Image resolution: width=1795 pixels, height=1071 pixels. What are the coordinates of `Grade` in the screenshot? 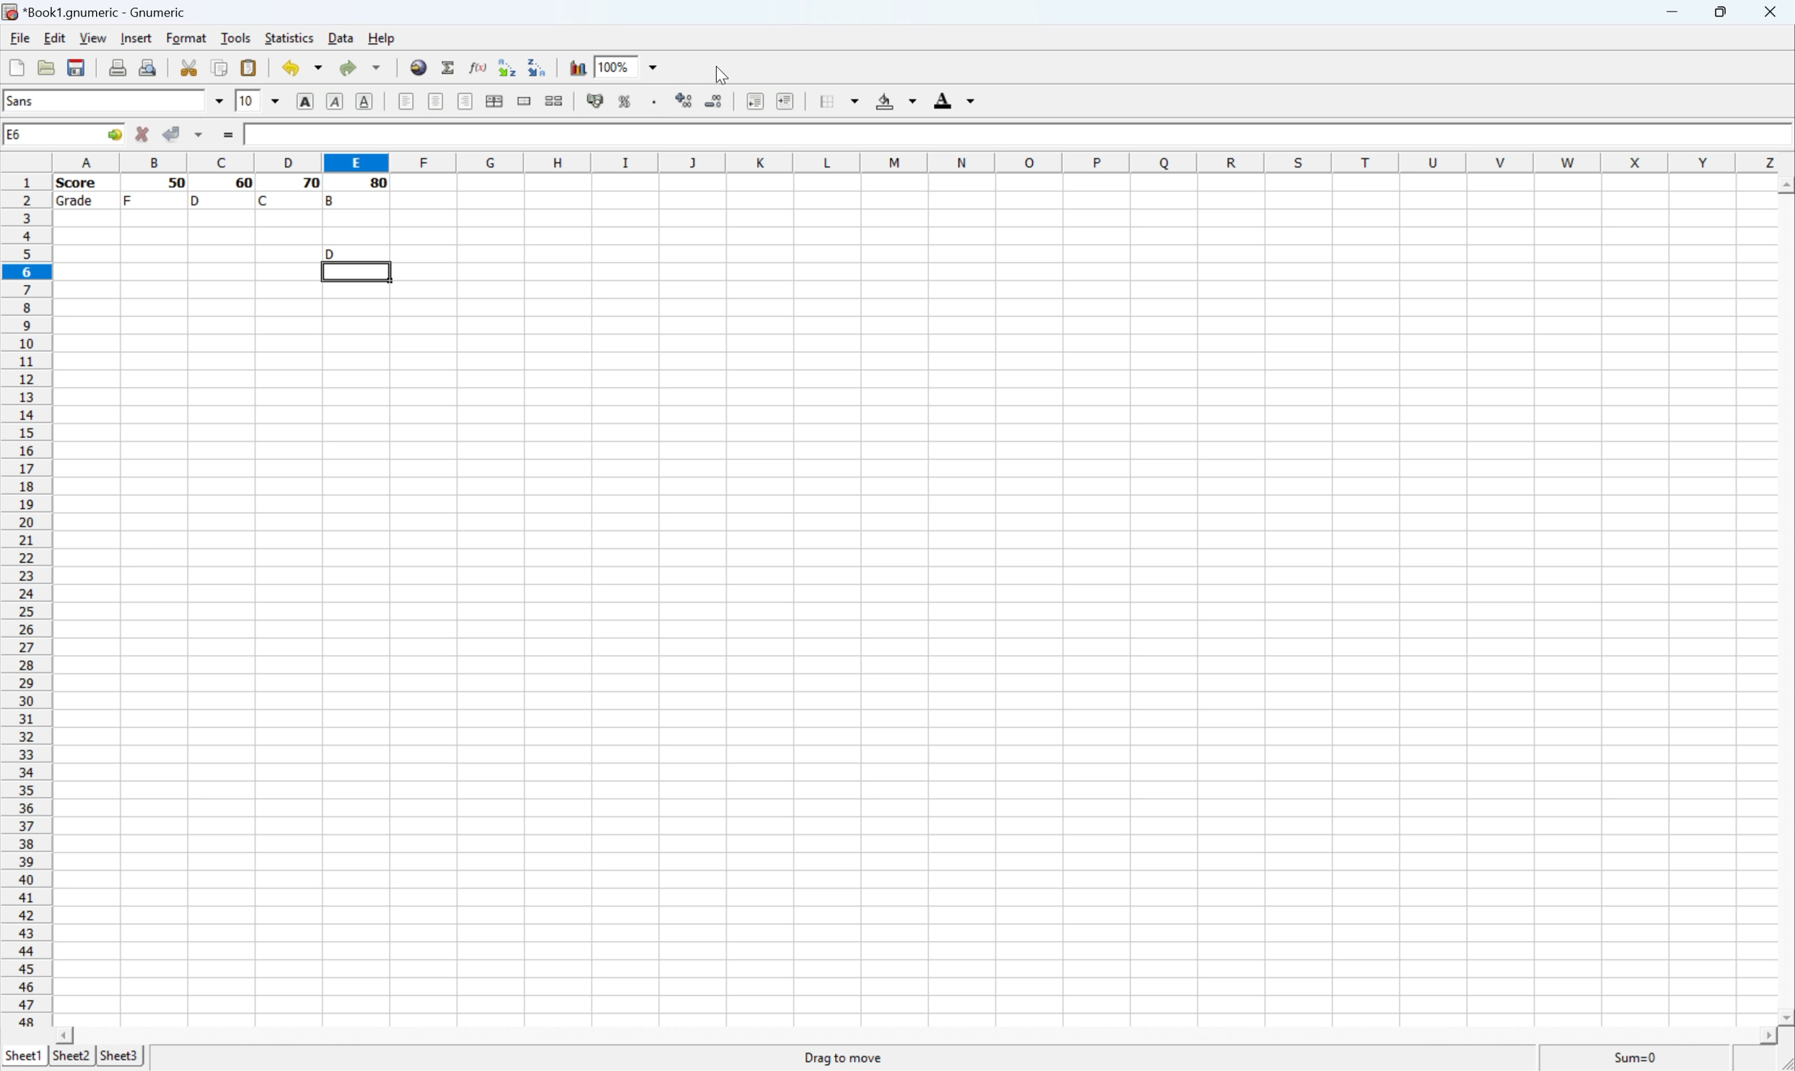 It's located at (79, 203).